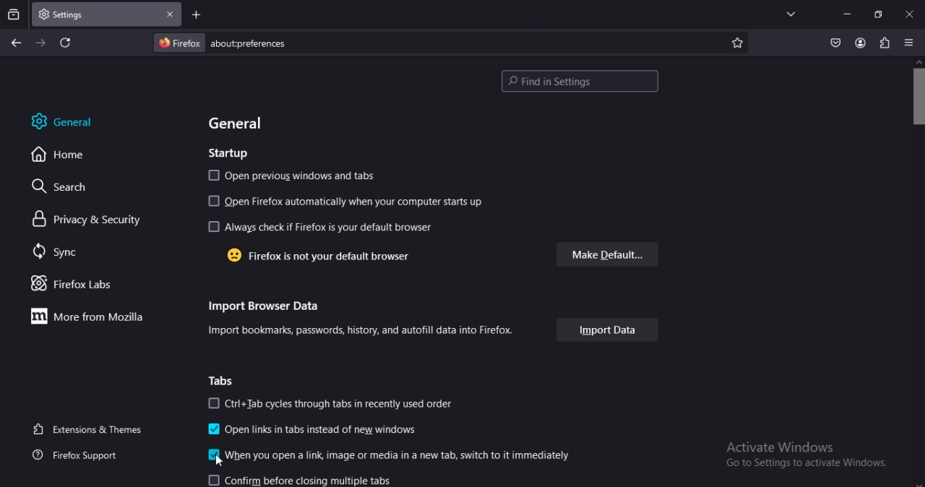 The width and height of the screenshot is (925, 487). Describe the element at coordinates (297, 176) in the screenshot. I see `open previous windows and tabs` at that location.